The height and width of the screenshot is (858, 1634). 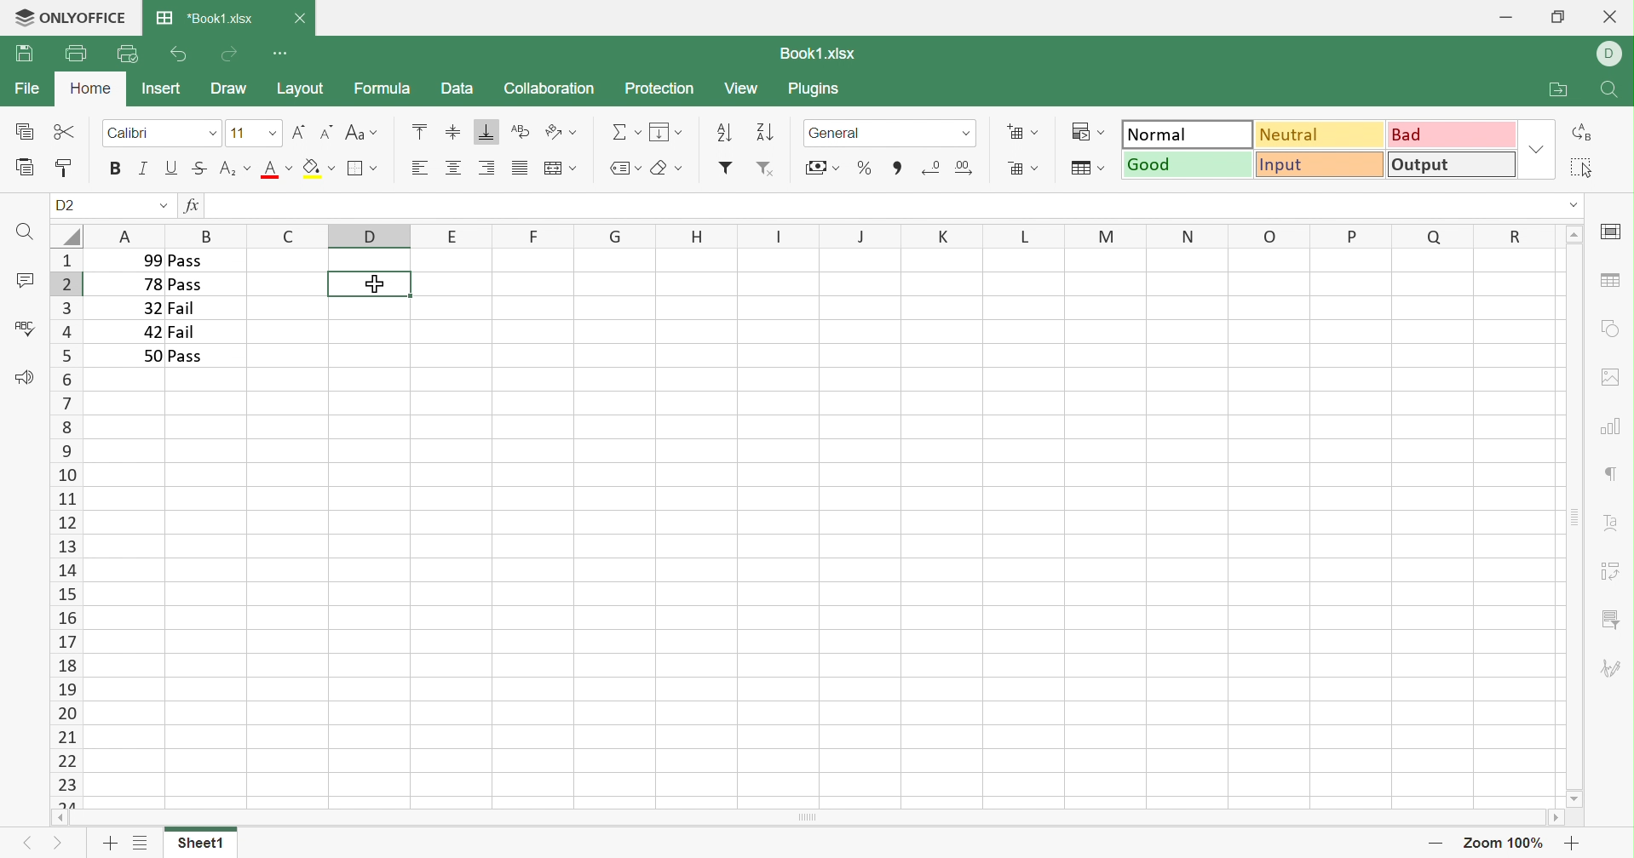 I want to click on Border, so click(x=363, y=169).